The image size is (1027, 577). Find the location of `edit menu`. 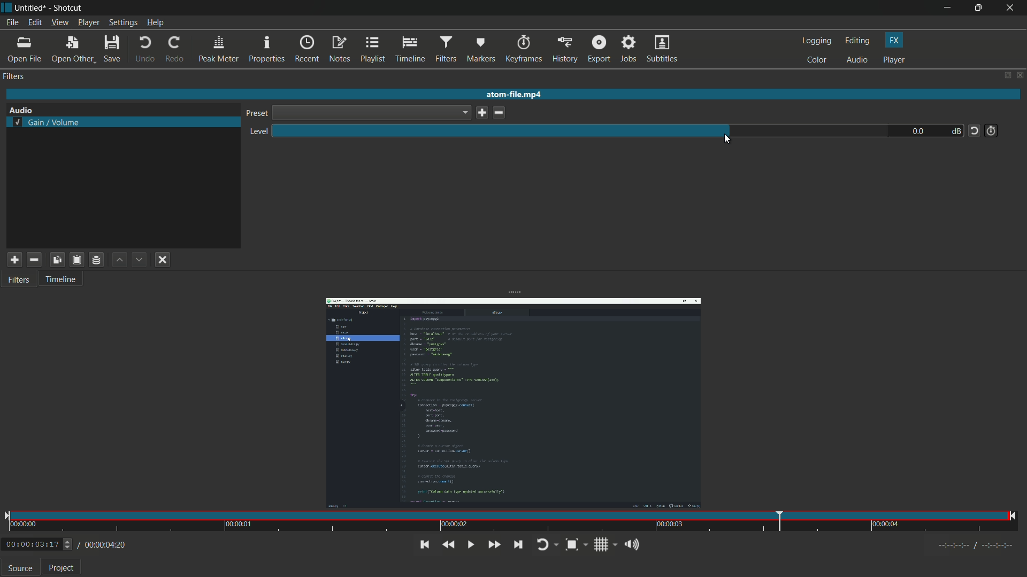

edit menu is located at coordinates (35, 23).